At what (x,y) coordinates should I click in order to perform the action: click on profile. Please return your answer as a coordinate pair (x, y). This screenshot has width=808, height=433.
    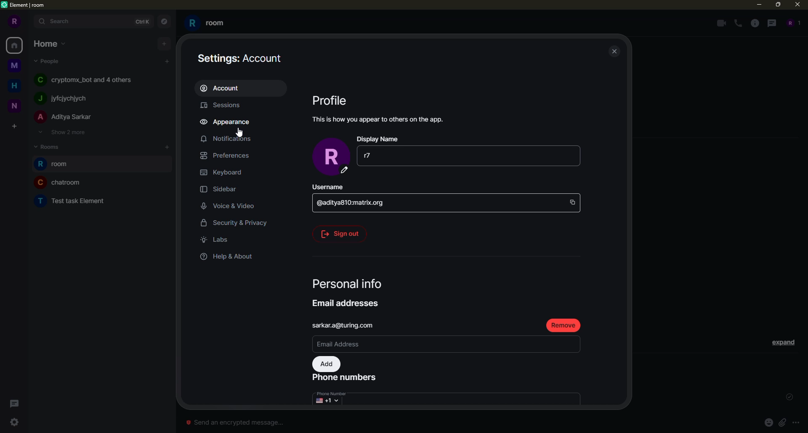
    Looking at the image, I should click on (331, 99).